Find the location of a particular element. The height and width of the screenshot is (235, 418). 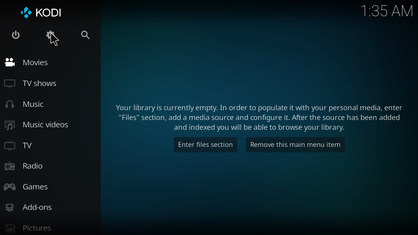

settings is located at coordinates (48, 34).